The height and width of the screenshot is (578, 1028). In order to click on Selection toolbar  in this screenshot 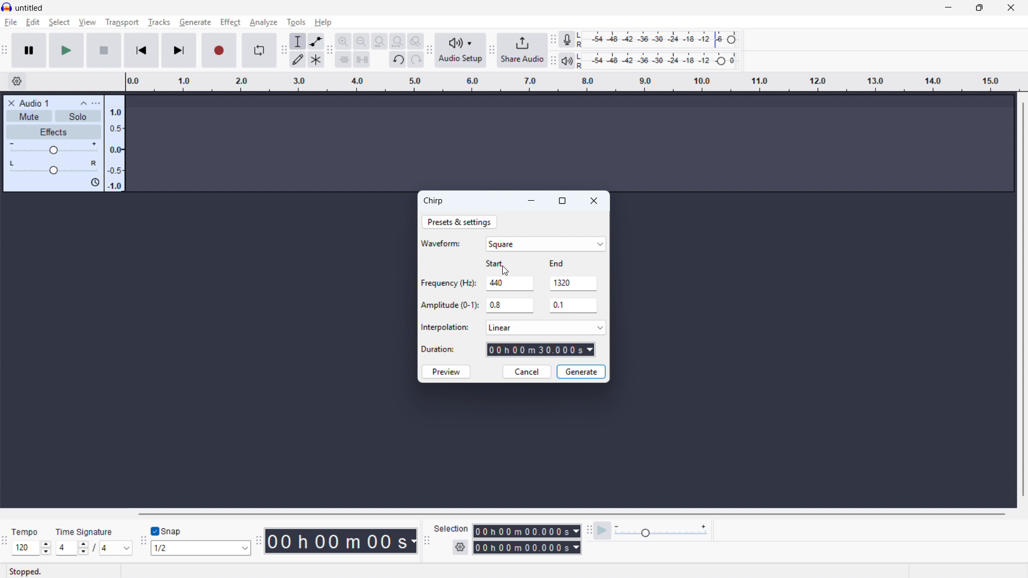, I will do `click(426, 539)`.